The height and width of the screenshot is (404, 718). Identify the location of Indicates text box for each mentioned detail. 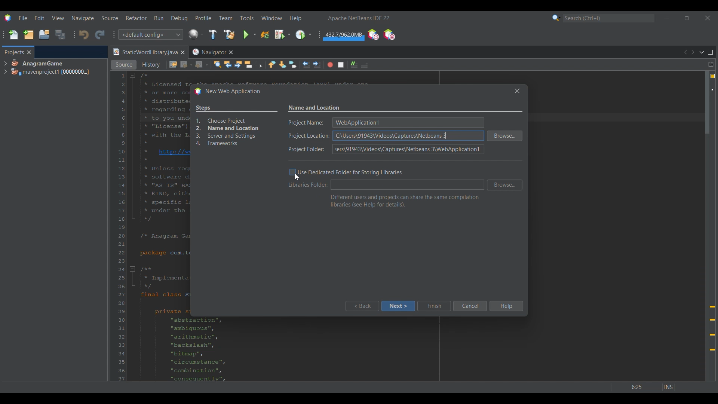
(309, 136).